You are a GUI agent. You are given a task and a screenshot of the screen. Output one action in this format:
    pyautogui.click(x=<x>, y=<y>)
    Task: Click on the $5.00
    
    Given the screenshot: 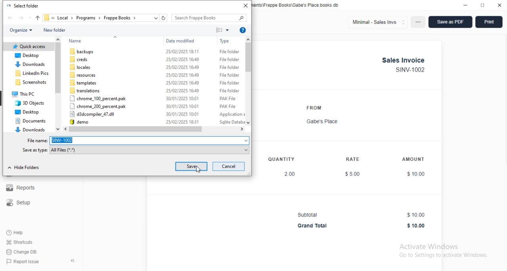 What is the action you would take?
    pyautogui.click(x=353, y=174)
    